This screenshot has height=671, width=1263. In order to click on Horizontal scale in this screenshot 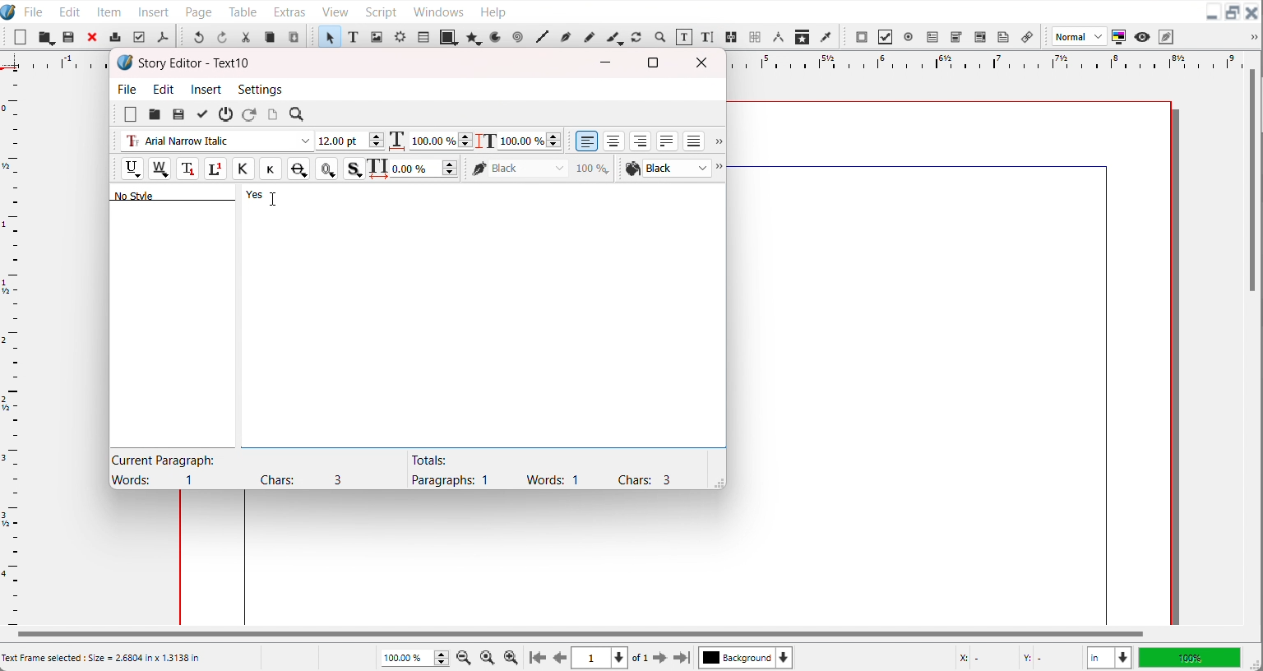, I will do `click(980, 61)`.